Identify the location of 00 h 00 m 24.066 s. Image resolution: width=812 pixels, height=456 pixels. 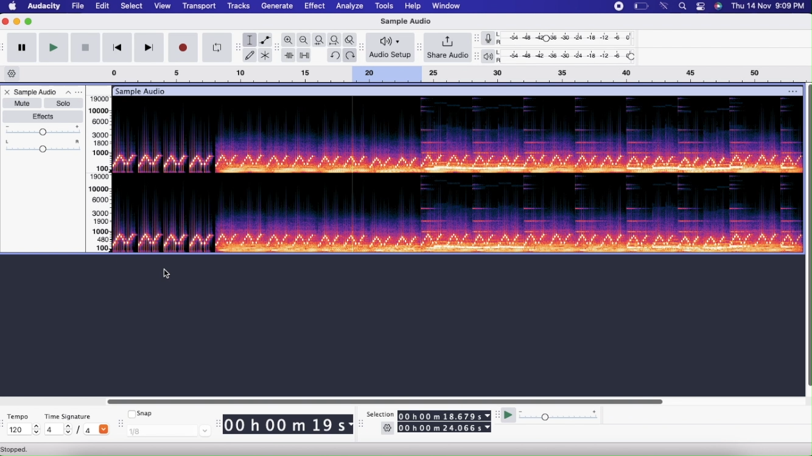
(445, 427).